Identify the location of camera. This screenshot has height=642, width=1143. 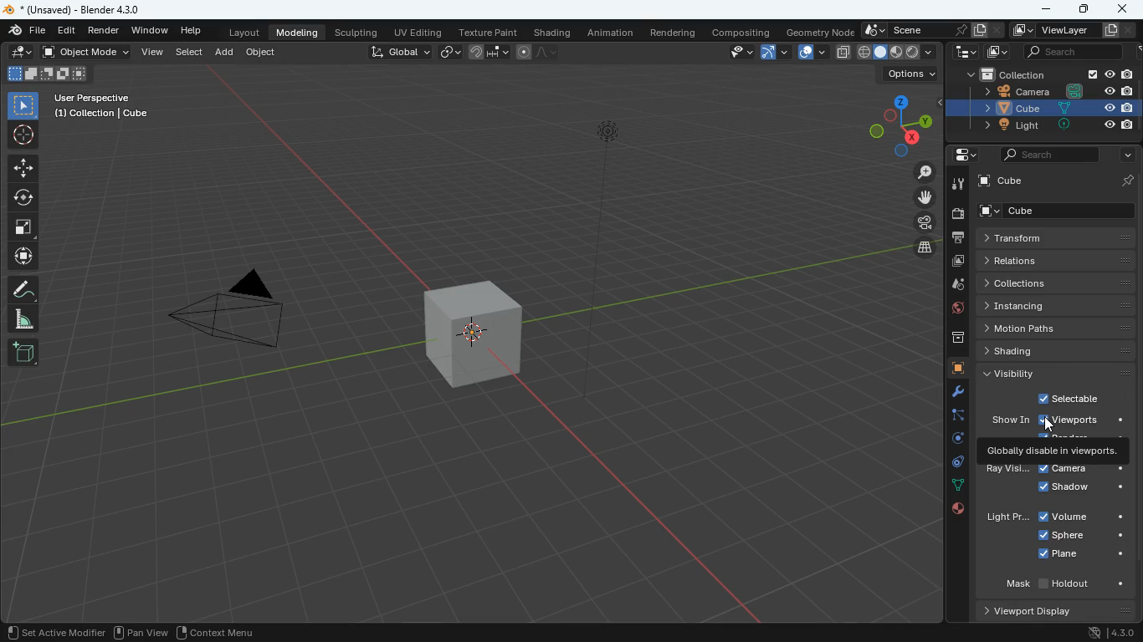
(957, 214).